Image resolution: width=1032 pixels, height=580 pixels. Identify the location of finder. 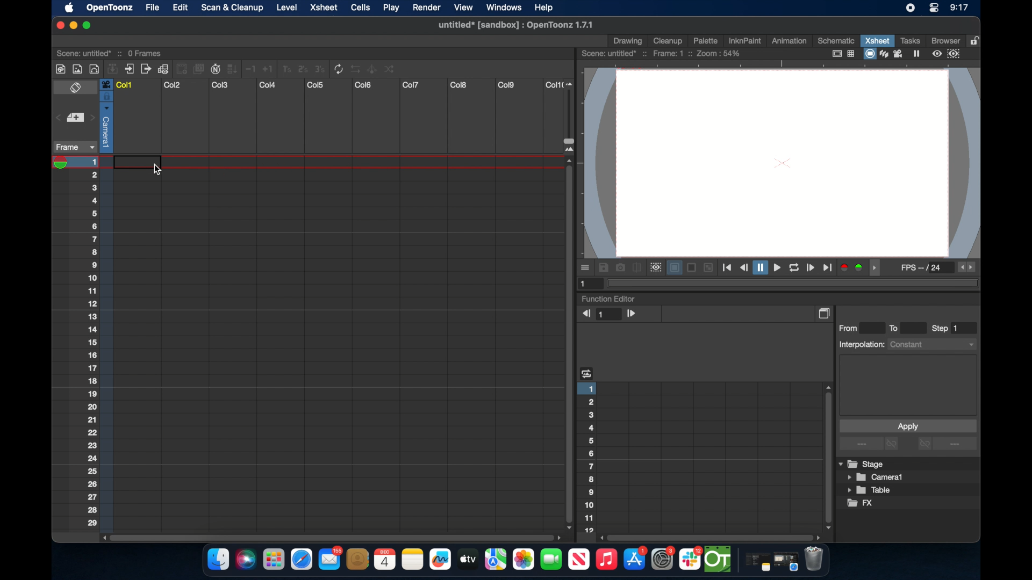
(217, 560).